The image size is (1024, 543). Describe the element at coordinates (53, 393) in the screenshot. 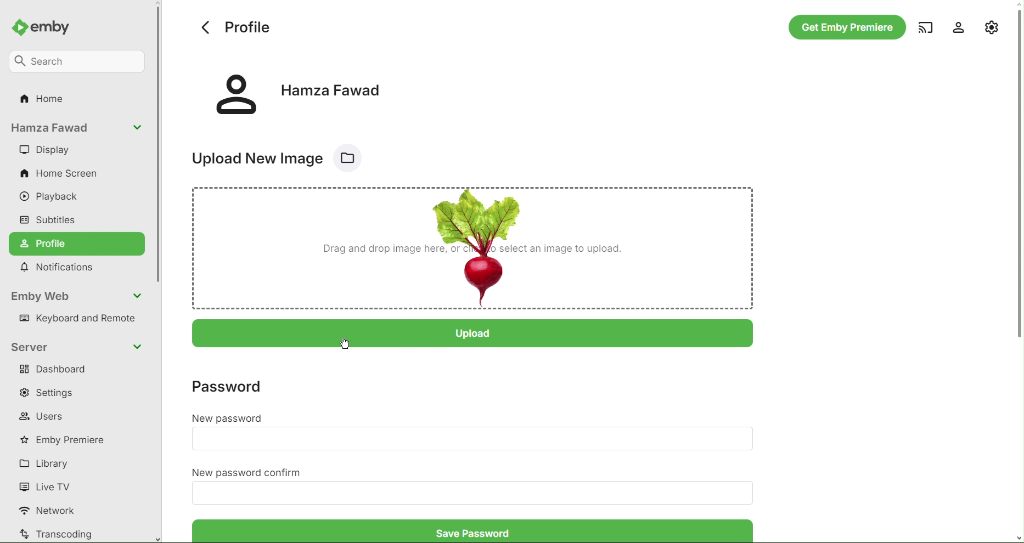

I see `Settings` at that location.